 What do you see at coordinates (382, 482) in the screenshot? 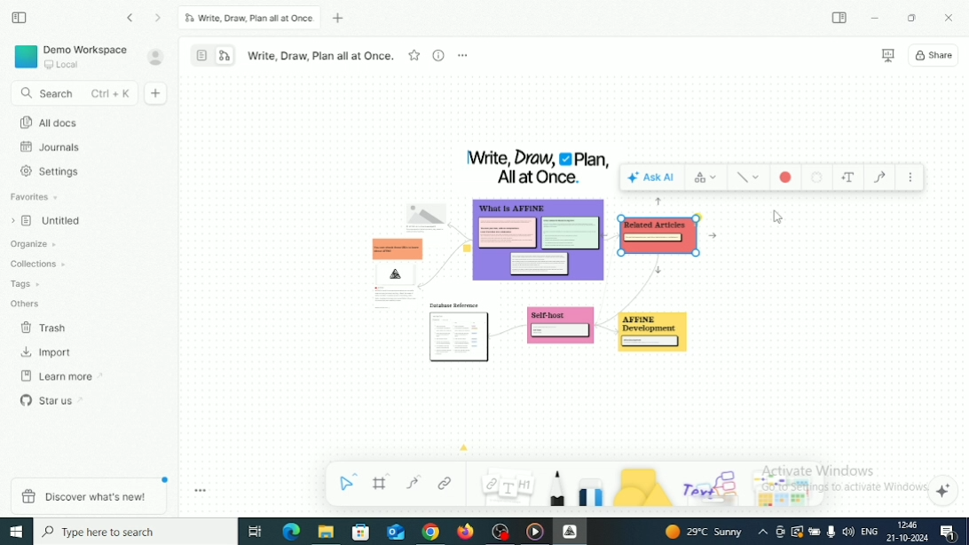
I see `Frame` at bounding box center [382, 482].